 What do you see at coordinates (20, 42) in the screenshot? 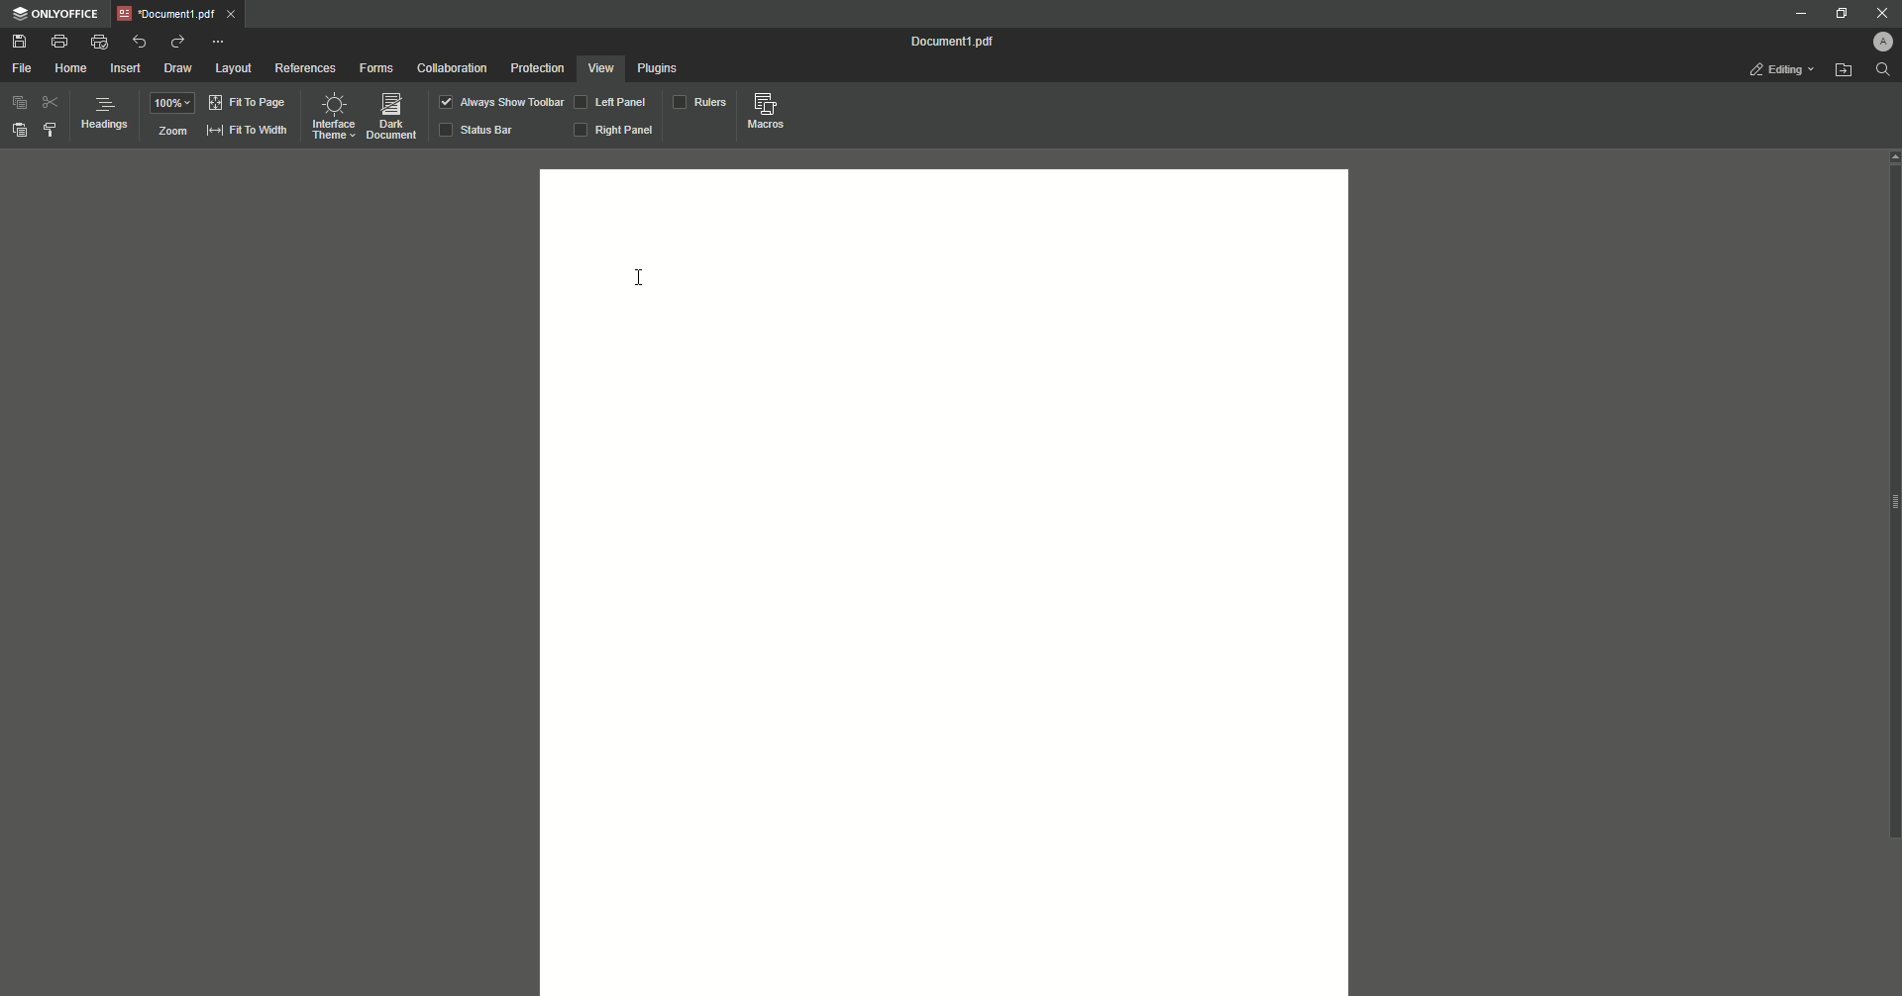
I see `Save` at bounding box center [20, 42].